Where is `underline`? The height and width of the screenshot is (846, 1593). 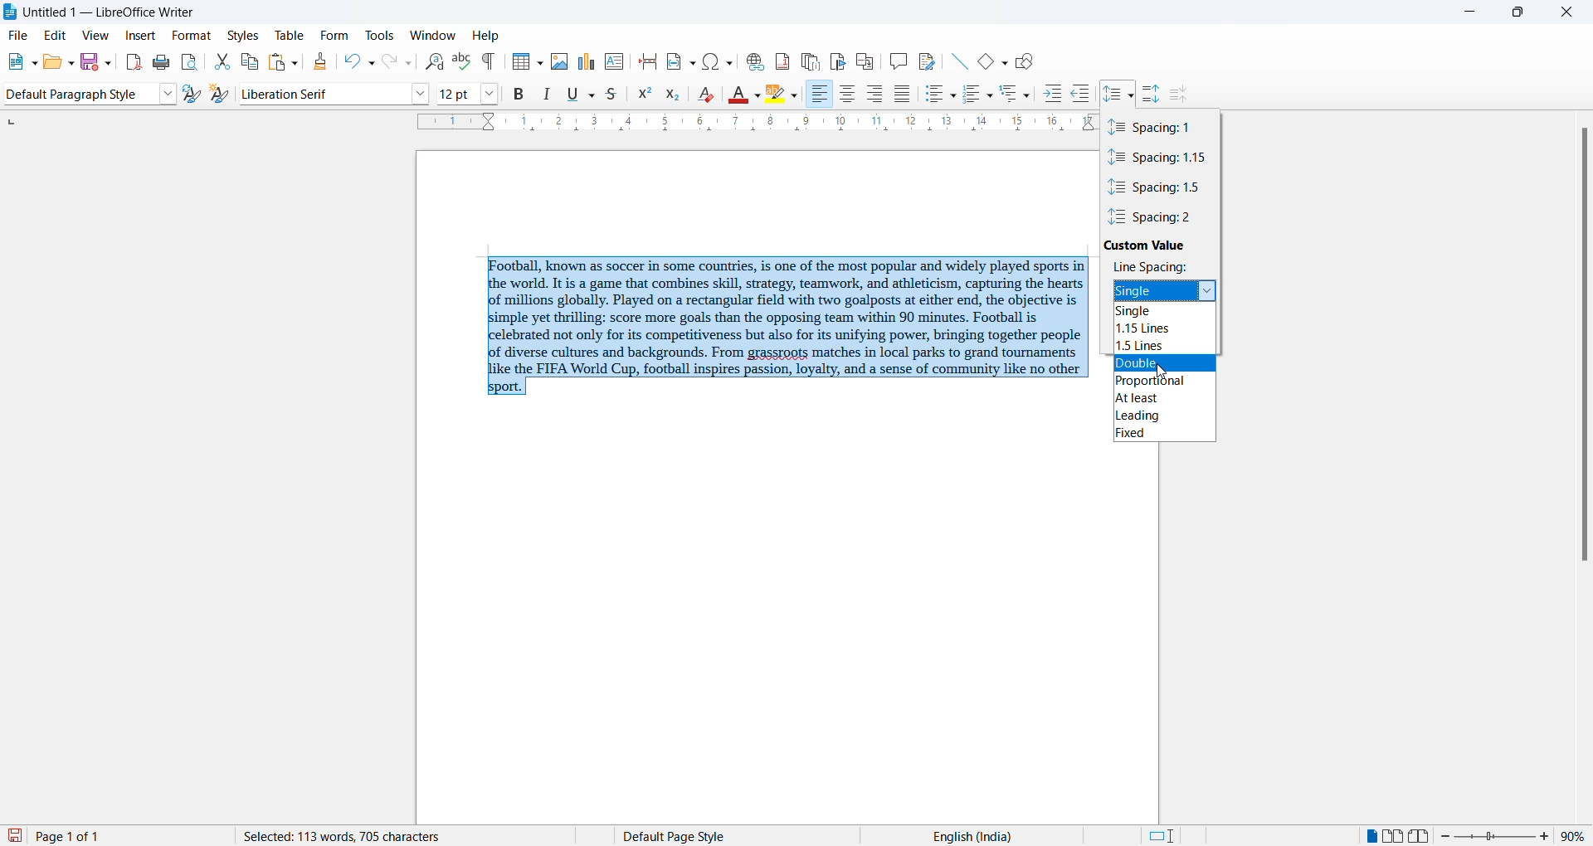 underline is located at coordinates (572, 92).